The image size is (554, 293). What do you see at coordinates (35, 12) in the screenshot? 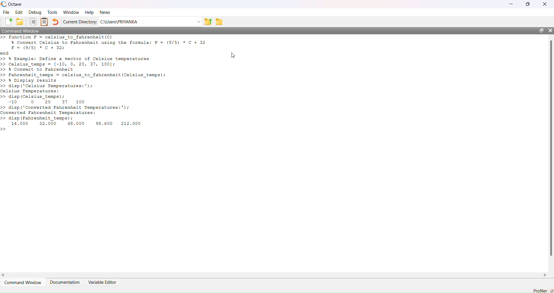
I see `Debug` at bounding box center [35, 12].